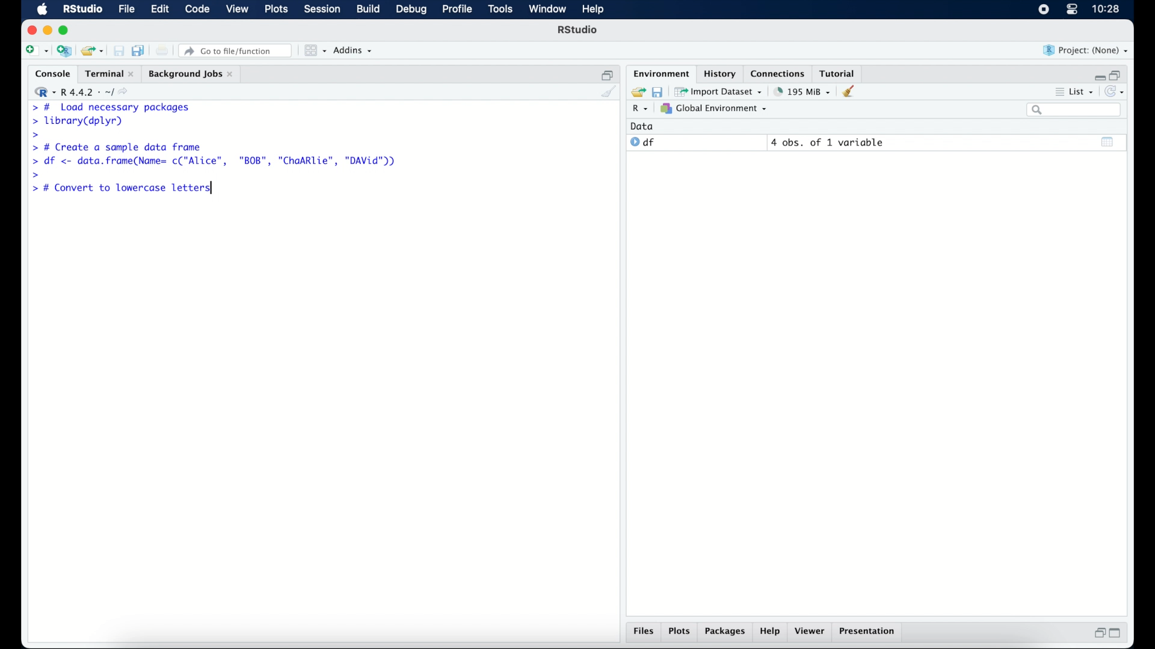 This screenshot has width=1155, height=649. What do you see at coordinates (119, 50) in the screenshot?
I see `save` at bounding box center [119, 50].